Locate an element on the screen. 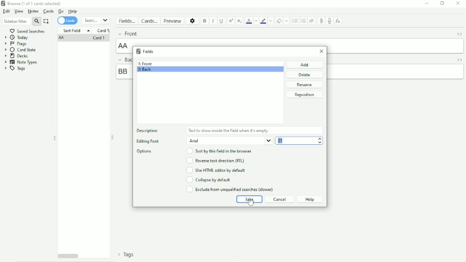  Front is located at coordinates (128, 33).